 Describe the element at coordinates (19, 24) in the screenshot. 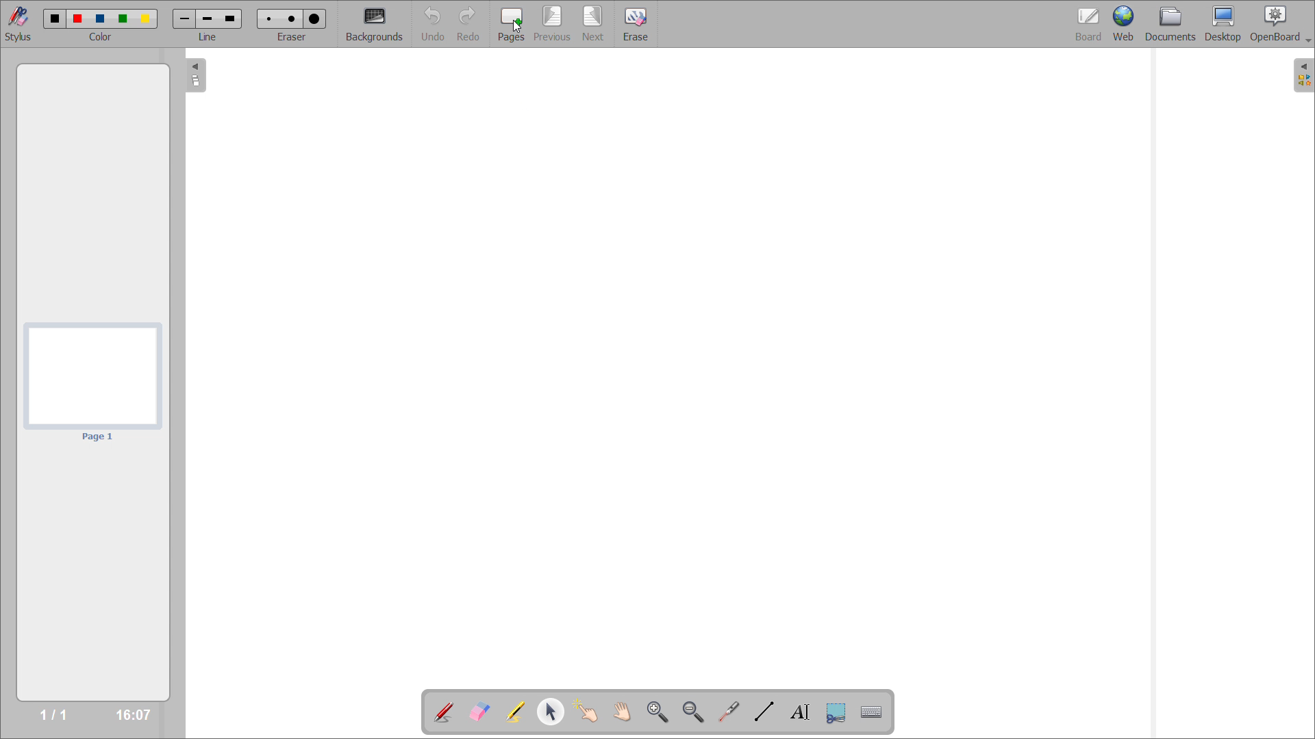

I see `stylus` at that location.